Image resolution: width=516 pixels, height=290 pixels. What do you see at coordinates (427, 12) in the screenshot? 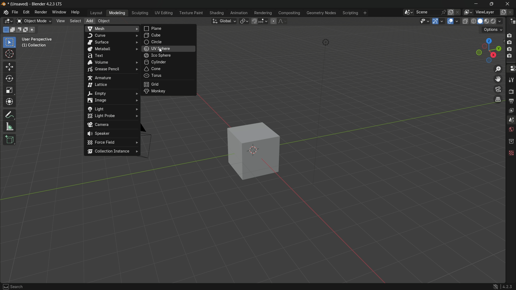
I see `scene name` at bounding box center [427, 12].